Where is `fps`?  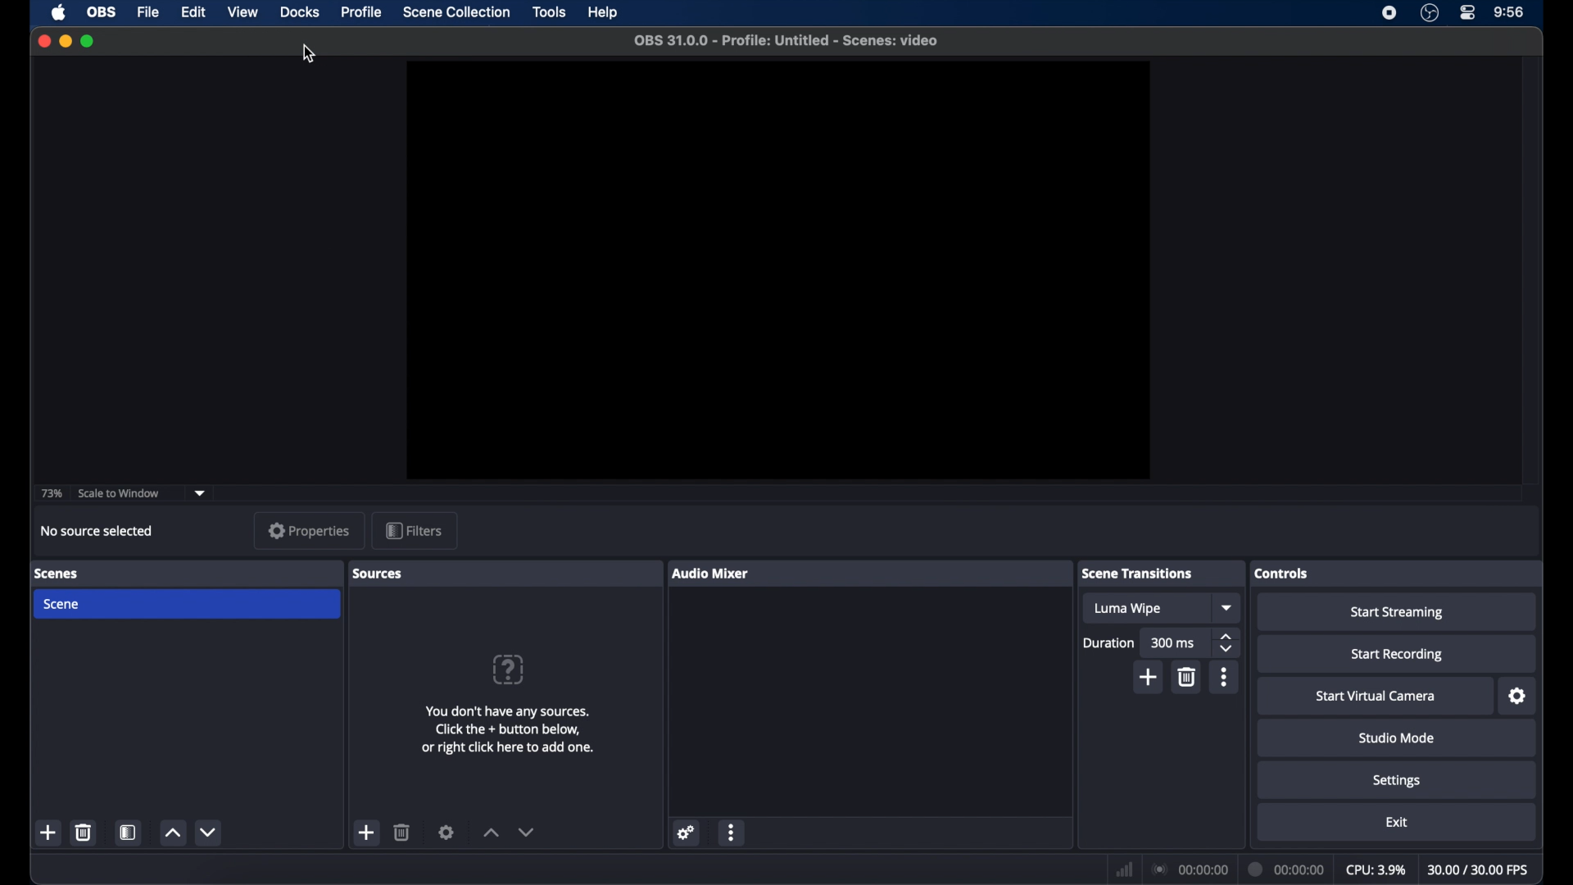
fps is located at coordinates (1479, 869).